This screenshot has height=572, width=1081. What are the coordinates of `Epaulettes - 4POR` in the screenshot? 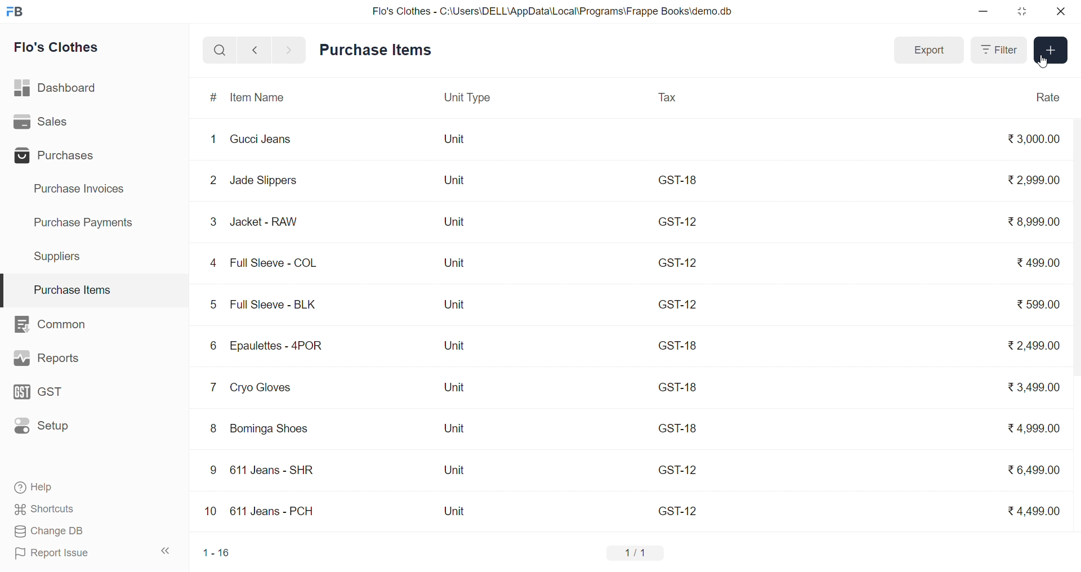 It's located at (280, 347).